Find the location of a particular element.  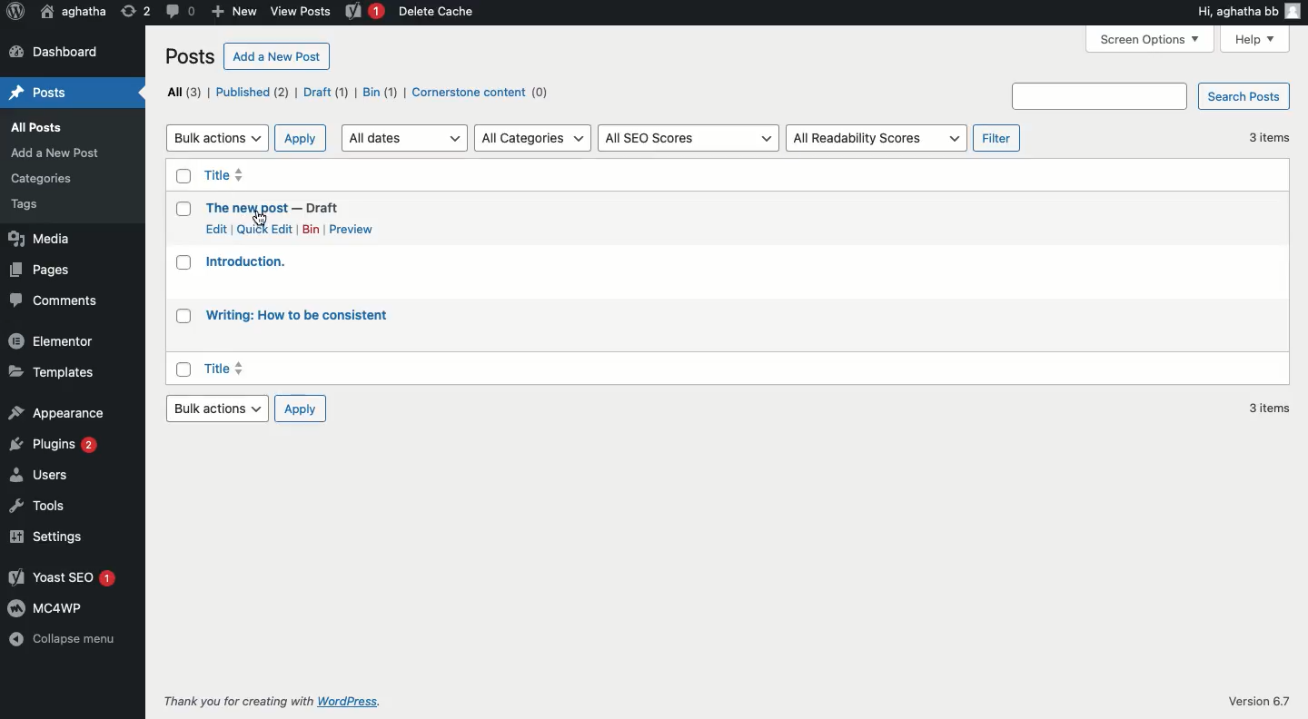

Title is located at coordinates (224, 367).